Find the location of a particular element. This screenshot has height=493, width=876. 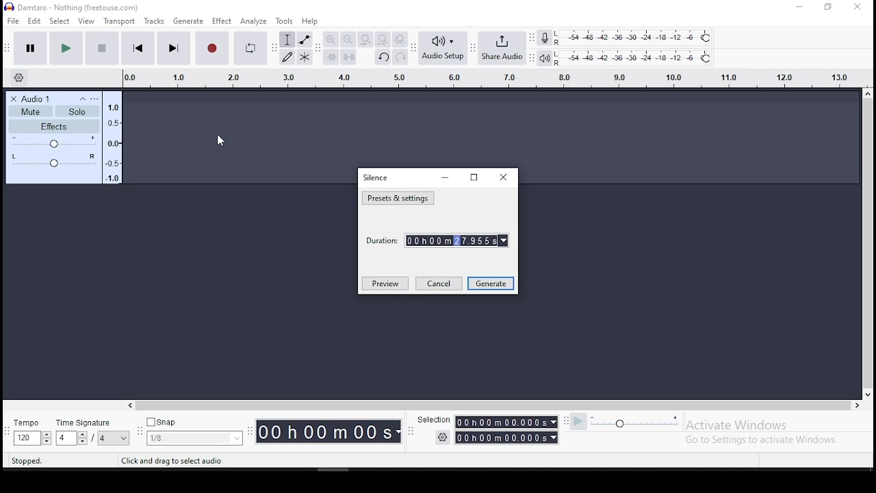

file is located at coordinates (14, 21).